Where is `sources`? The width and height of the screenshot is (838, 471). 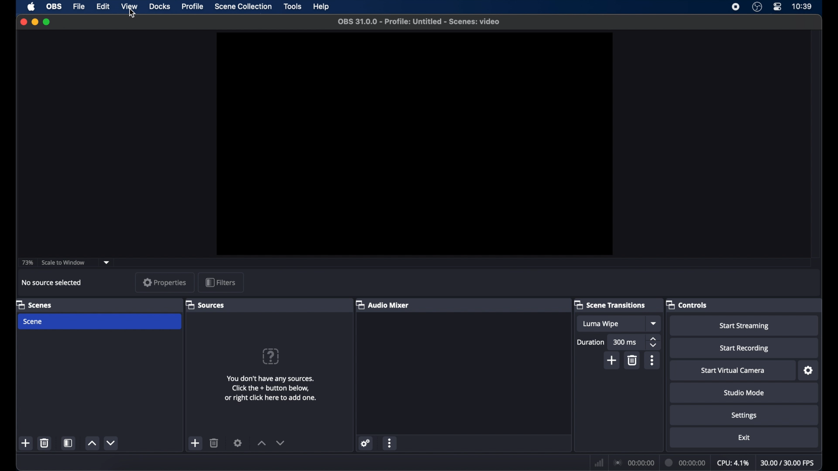 sources is located at coordinates (205, 304).